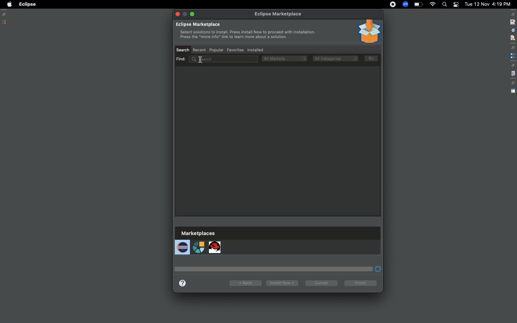 This screenshot has width=517, height=323. I want to click on Popular, so click(216, 50).